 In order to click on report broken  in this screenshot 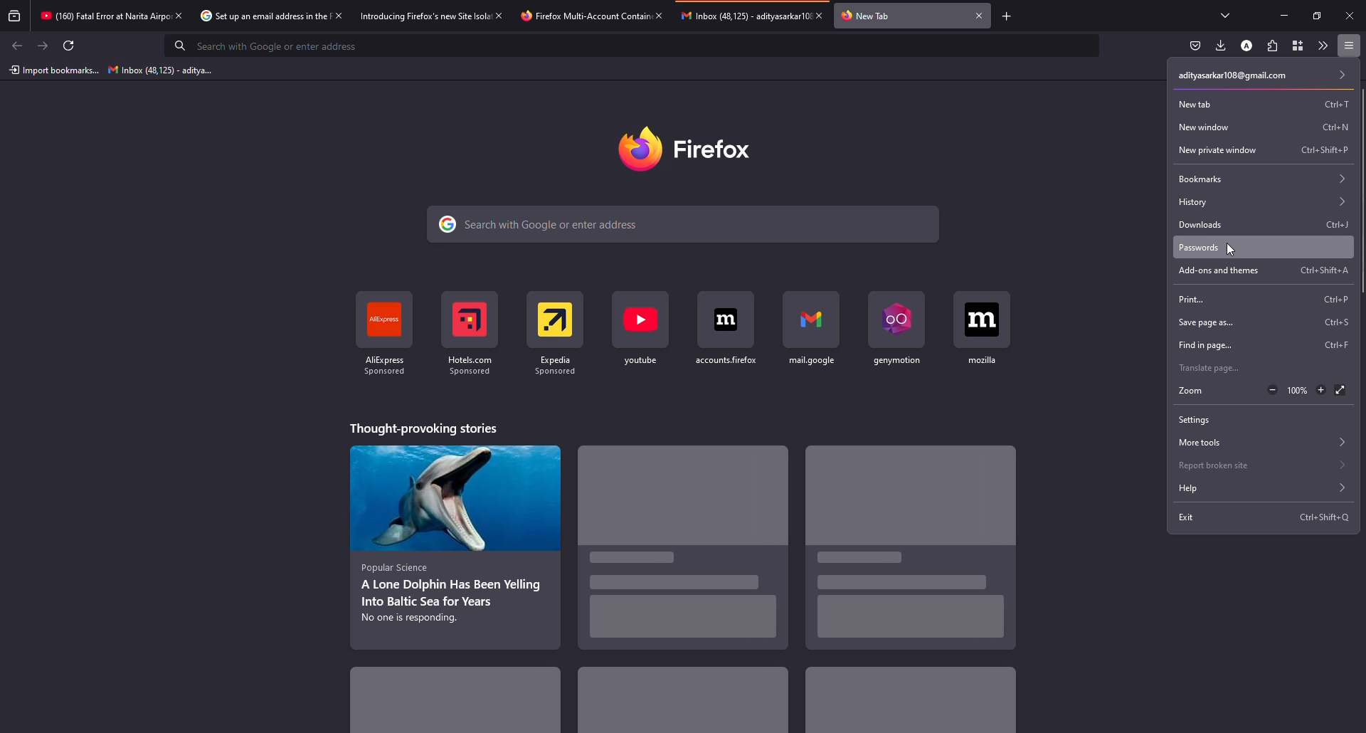, I will do `click(1261, 465)`.